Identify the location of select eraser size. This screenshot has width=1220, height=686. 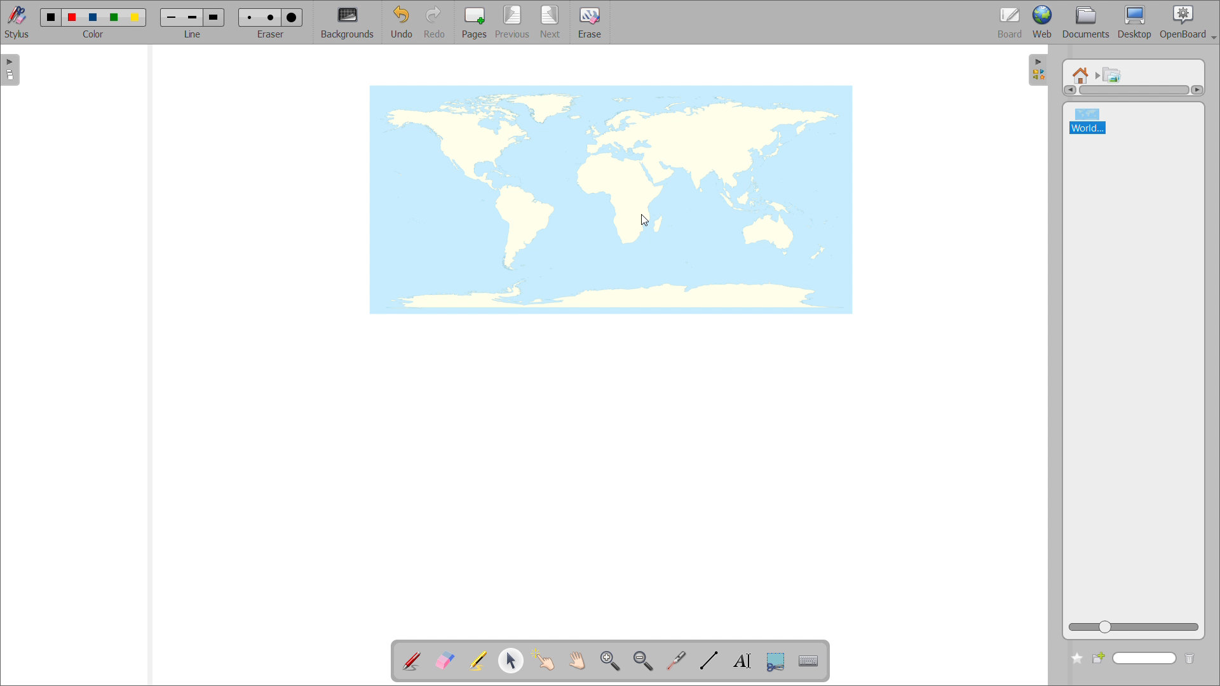
(271, 22).